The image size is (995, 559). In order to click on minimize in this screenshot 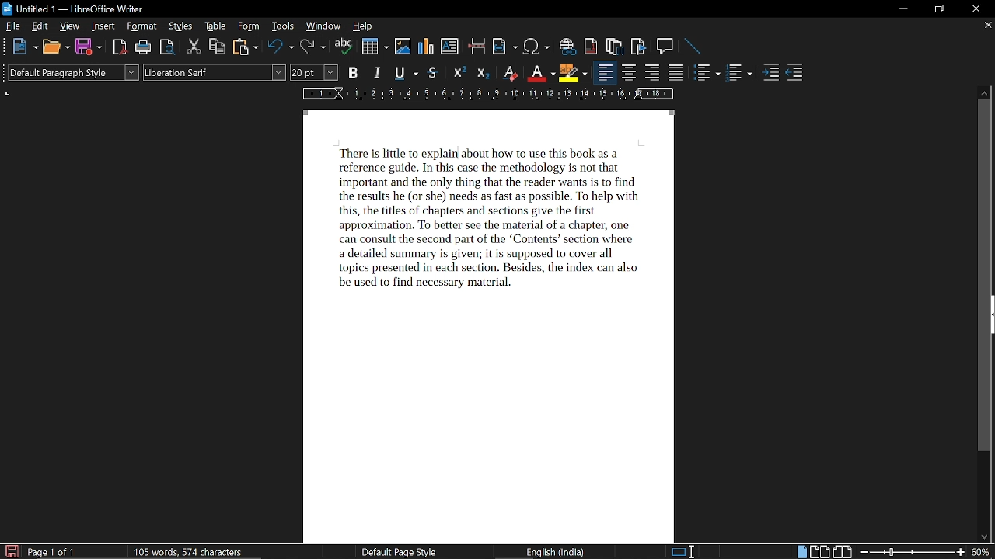, I will do `click(904, 9)`.